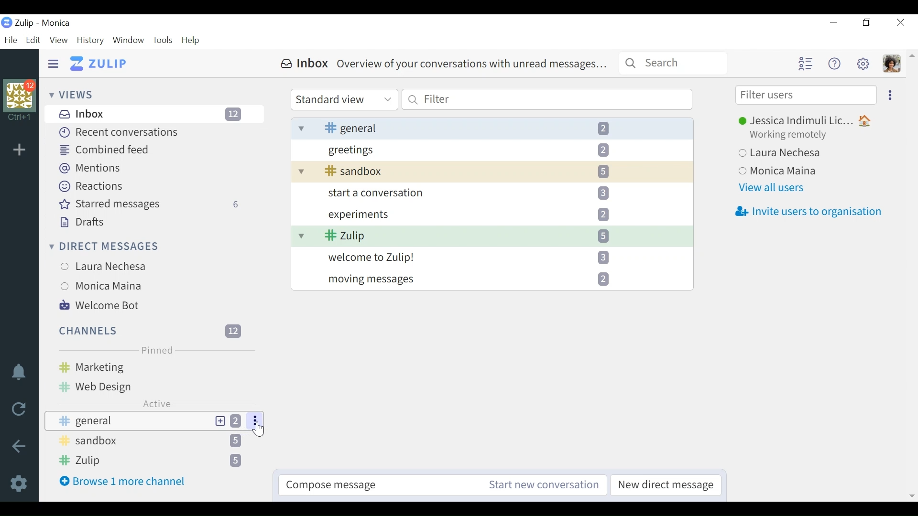  Describe the element at coordinates (157, 403) in the screenshot. I see `Active` at that location.